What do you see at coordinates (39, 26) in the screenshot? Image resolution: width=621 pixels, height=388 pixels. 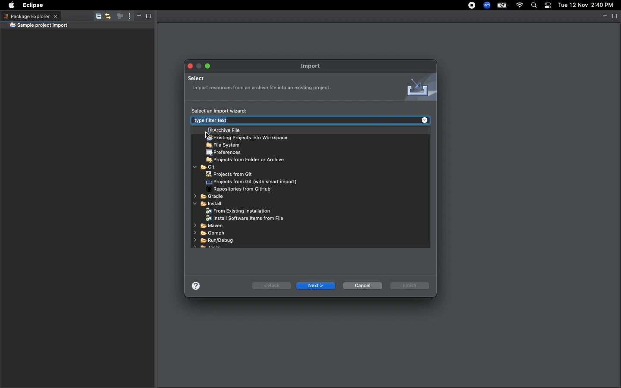 I see `Folder` at bounding box center [39, 26].